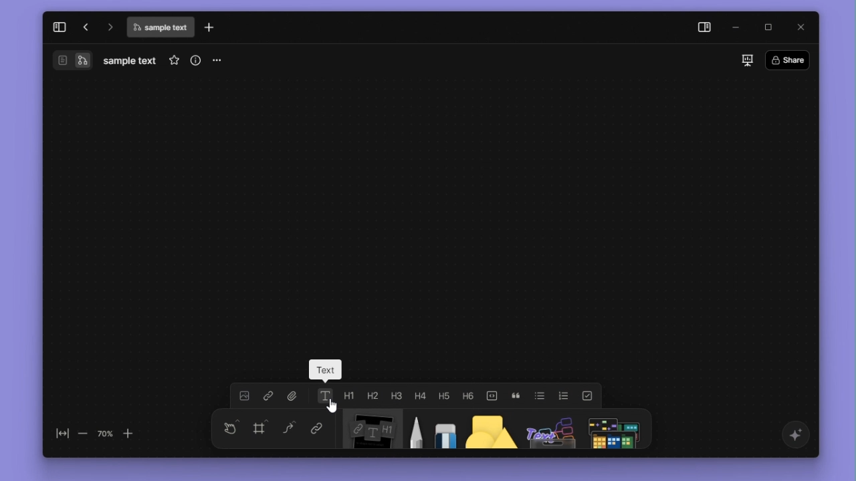  Describe the element at coordinates (58, 25) in the screenshot. I see `expand sidebar` at that location.